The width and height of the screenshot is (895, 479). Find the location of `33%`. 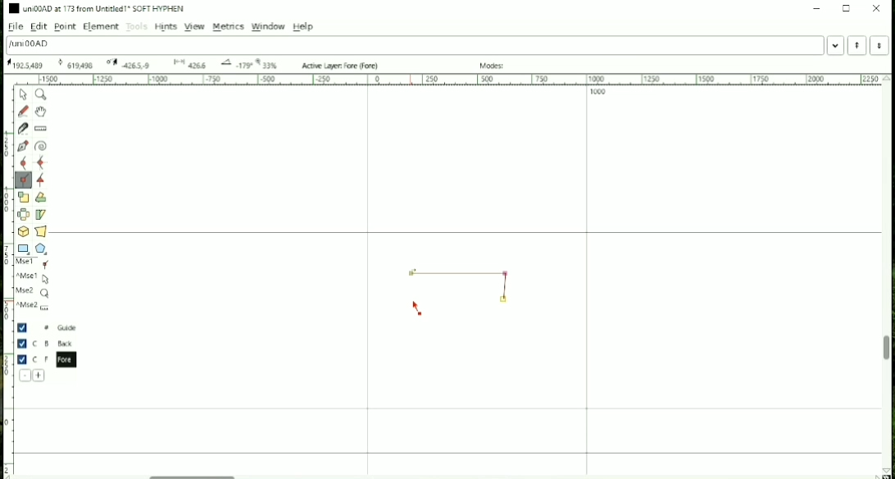

33% is located at coordinates (269, 63).